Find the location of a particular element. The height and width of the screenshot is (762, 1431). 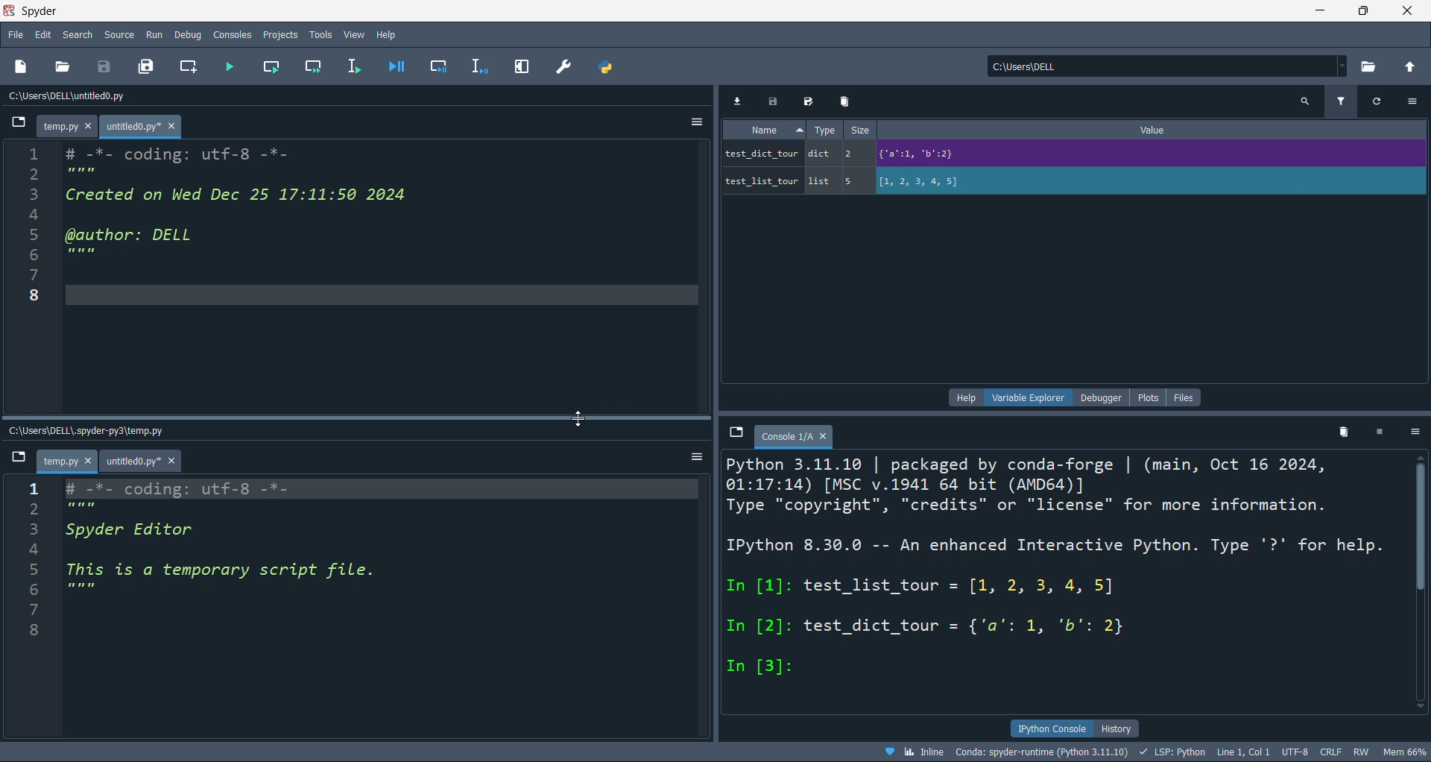

SAVE is located at coordinates (107, 66).